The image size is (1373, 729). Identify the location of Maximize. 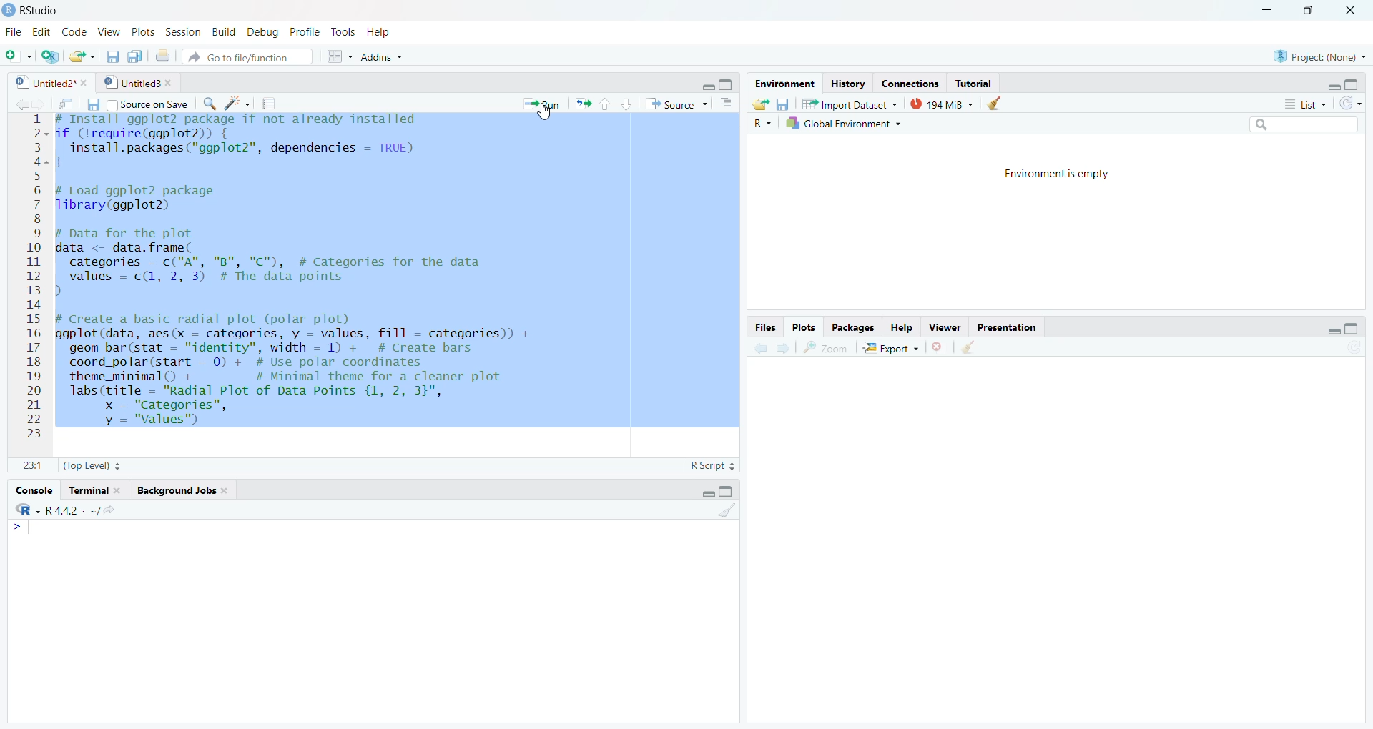
(1355, 84).